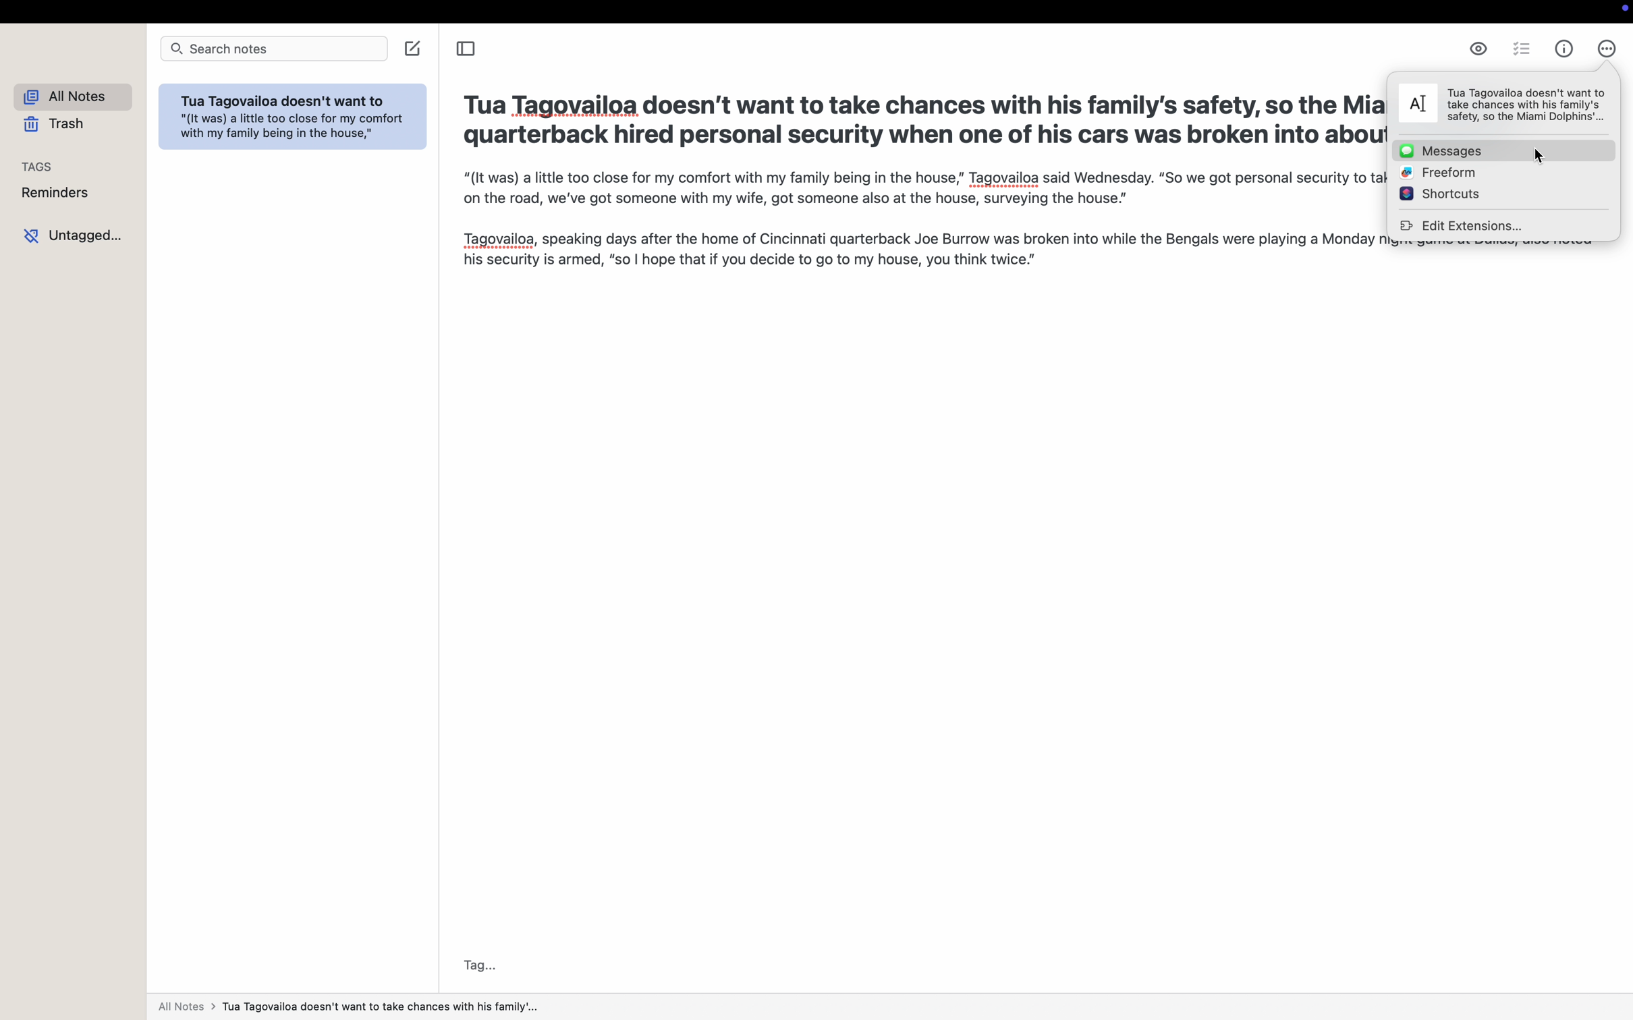  What do you see at coordinates (1623, 11) in the screenshot?
I see `screen controls` at bounding box center [1623, 11].